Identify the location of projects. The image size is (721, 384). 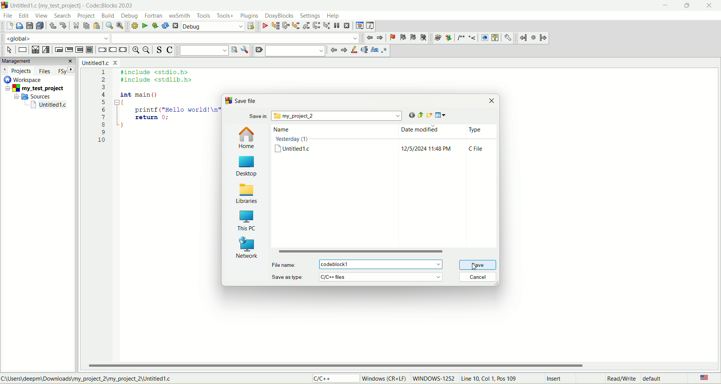
(18, 71).